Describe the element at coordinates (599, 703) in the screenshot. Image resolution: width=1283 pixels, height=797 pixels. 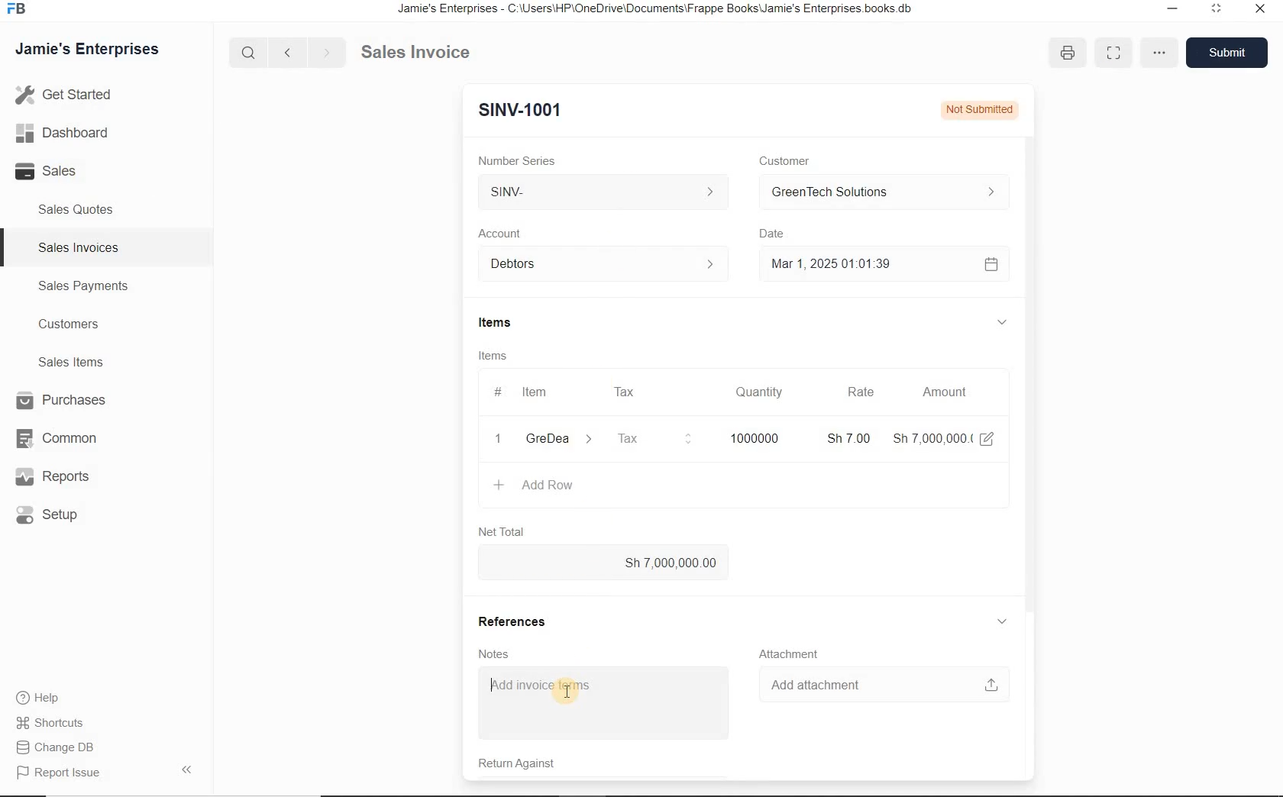
I see `Add invoice tgrms` at that location.